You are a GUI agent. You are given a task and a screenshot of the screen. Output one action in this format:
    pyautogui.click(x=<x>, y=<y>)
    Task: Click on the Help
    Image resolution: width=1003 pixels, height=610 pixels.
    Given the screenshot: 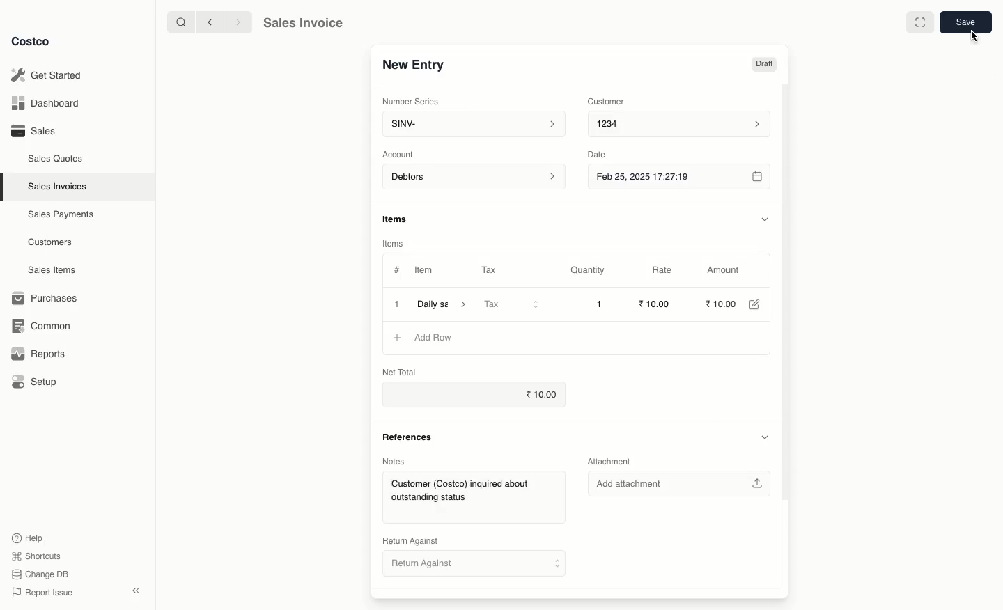 What is the action you would take?
    pyautogui.click(x=30, y=538)
    